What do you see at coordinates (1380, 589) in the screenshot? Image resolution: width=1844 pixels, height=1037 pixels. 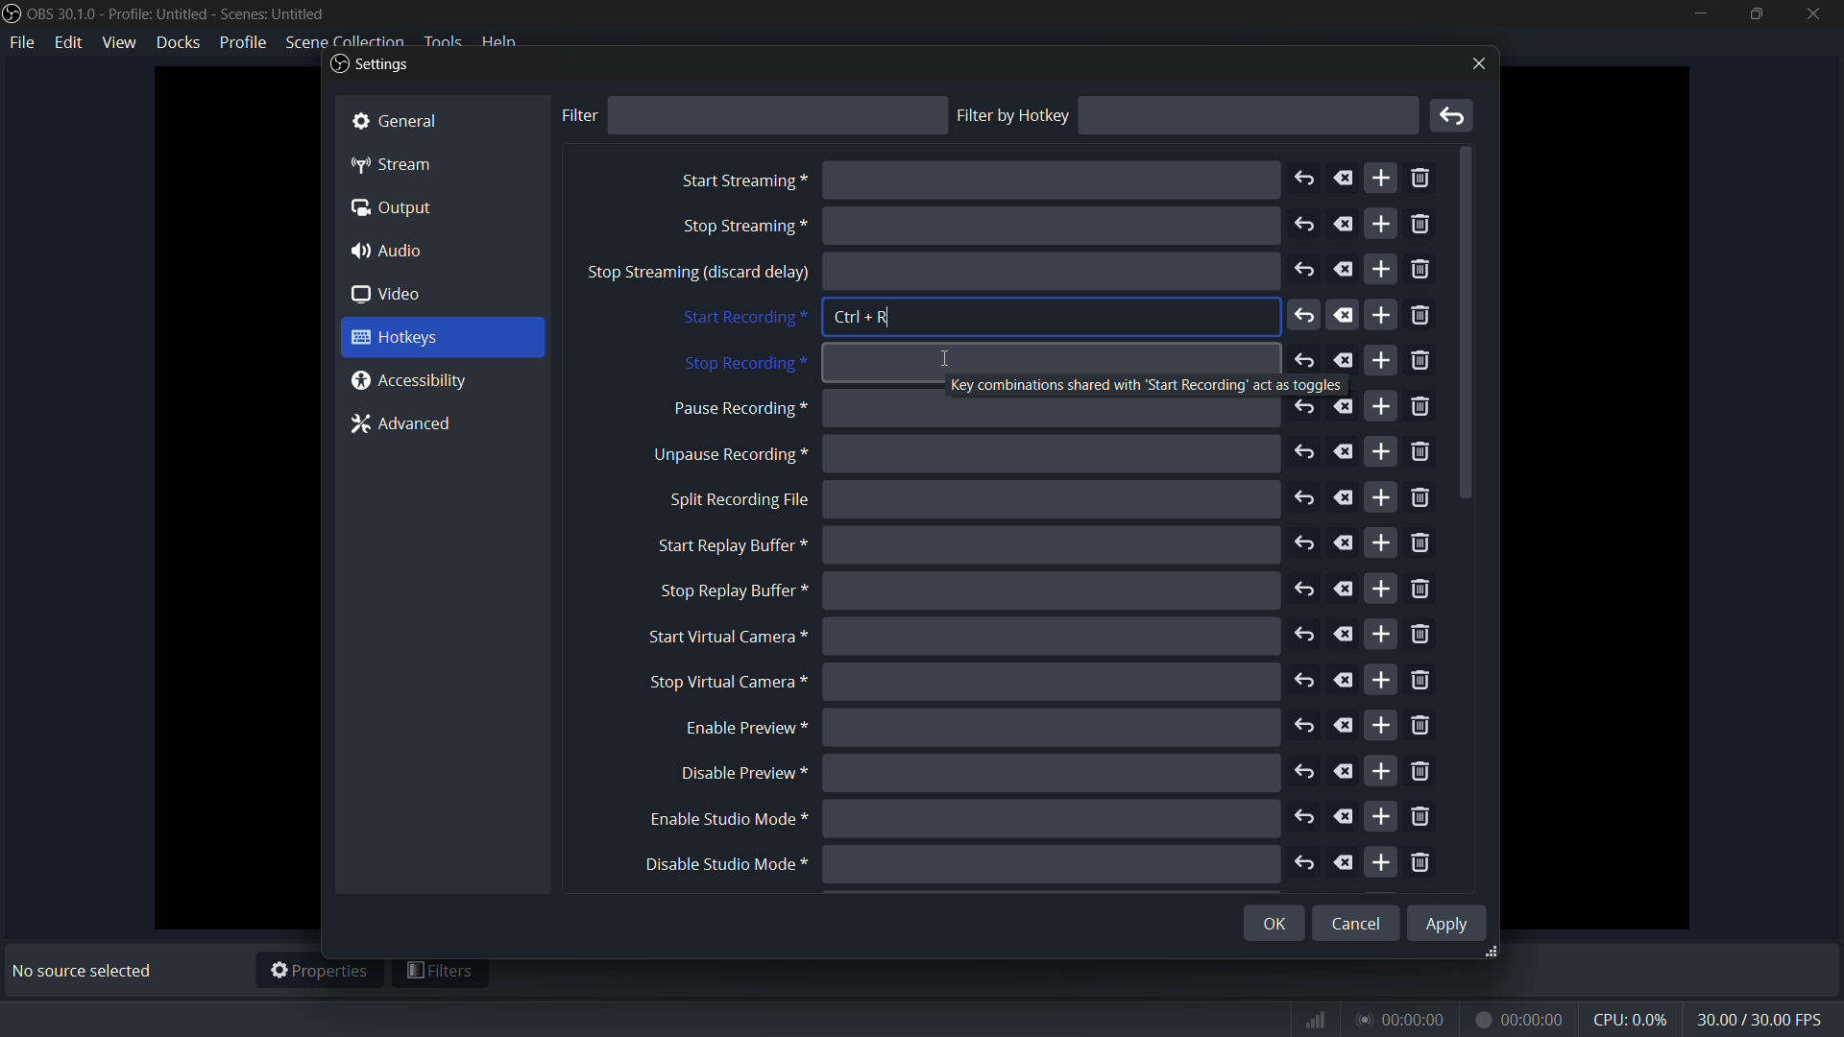 I see `add more` at bounding box center [1380, 589].